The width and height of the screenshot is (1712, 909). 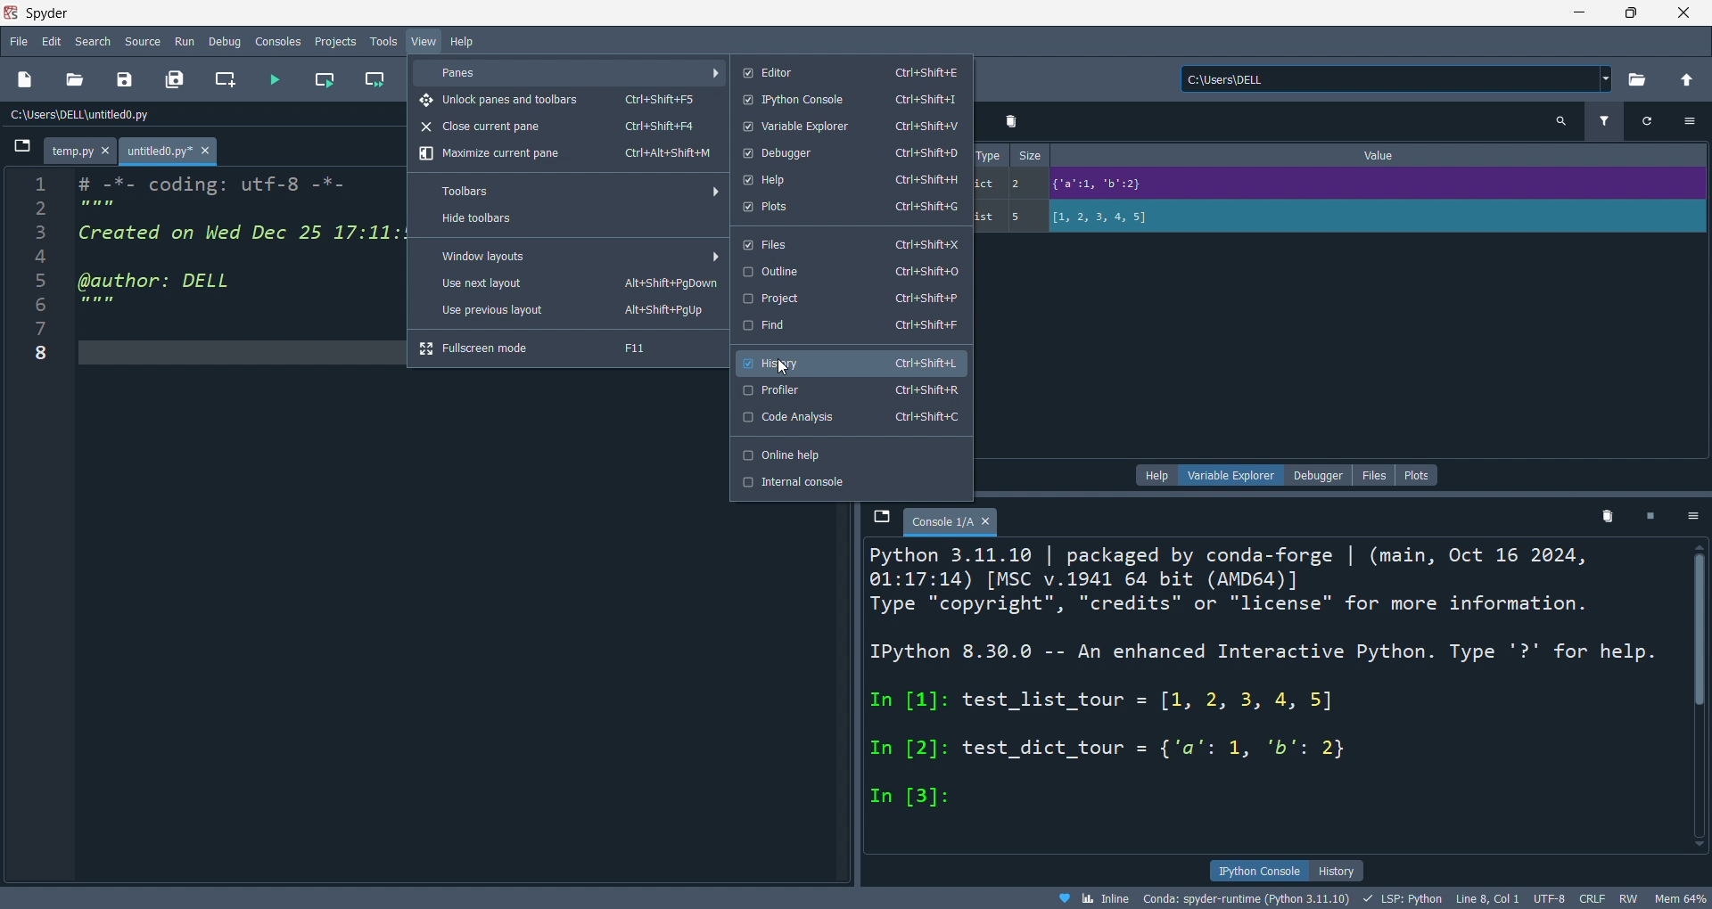 What do you see at coordinates (1561, 122) in the screenshot?
I see `search` at bounding box center [1561, 122].